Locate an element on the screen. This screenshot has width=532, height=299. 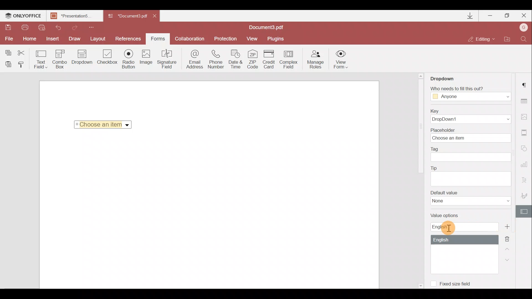
Image is located at coordinates (147, 60).